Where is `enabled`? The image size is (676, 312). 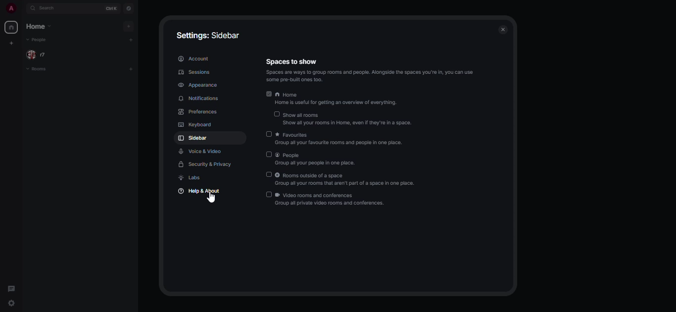
enabled is located at coordinates (267, 92).